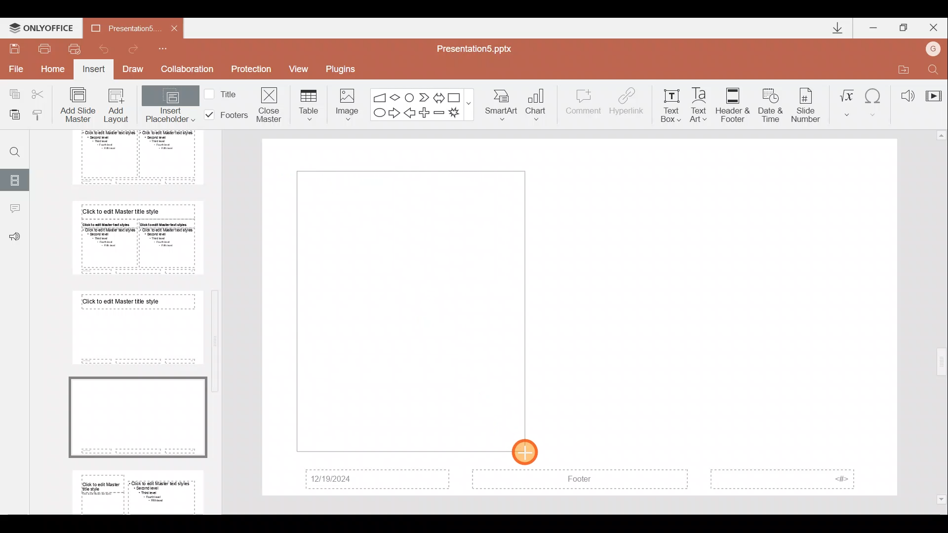 This screenshot has height=533, width=948. What do you see at coordinates (459, 114) in the screenshot?
I see `Explosion 1` at bounding box center [459, 114].